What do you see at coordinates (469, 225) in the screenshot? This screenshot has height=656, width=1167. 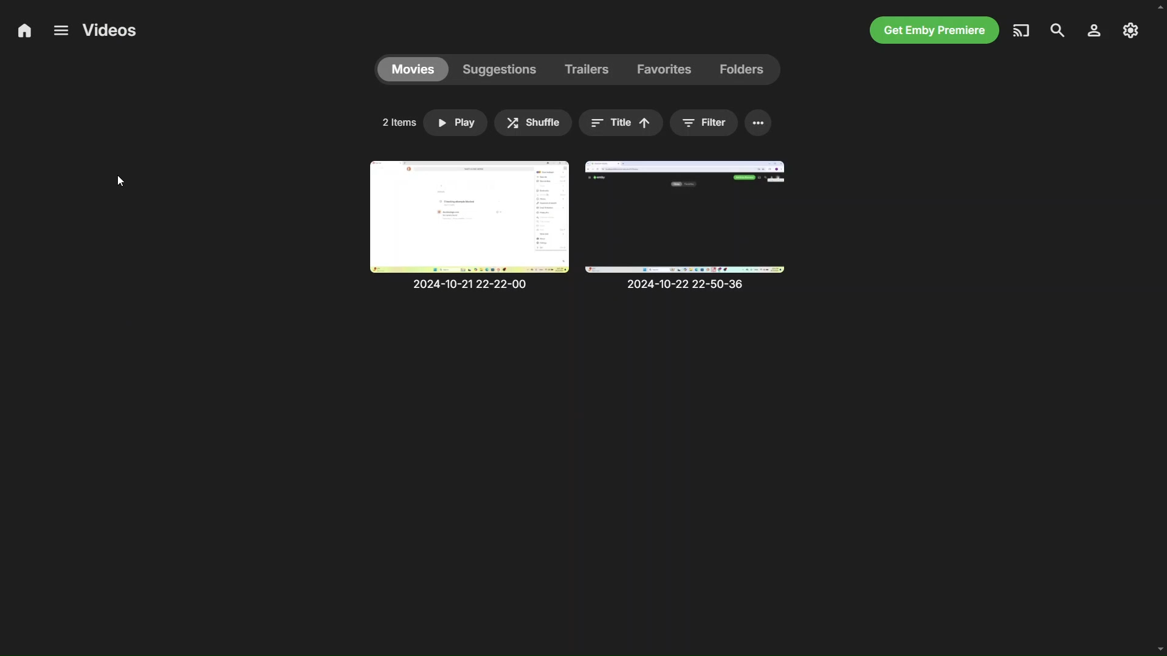 I see `video` at bounding box center [469, 225].